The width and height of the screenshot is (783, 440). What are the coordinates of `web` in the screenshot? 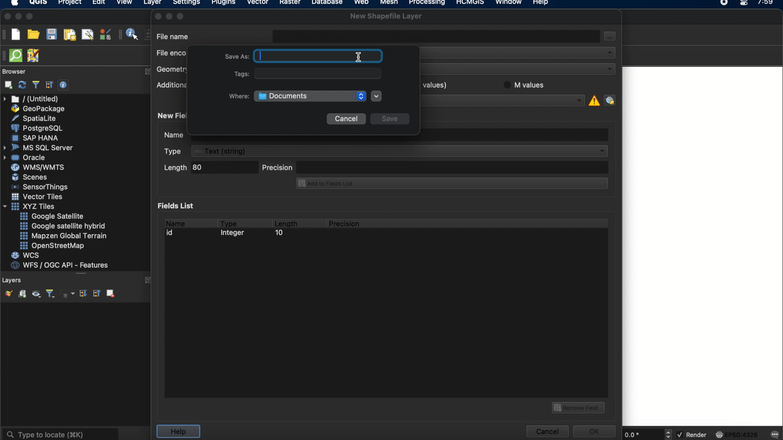 It's located at (362, 3).